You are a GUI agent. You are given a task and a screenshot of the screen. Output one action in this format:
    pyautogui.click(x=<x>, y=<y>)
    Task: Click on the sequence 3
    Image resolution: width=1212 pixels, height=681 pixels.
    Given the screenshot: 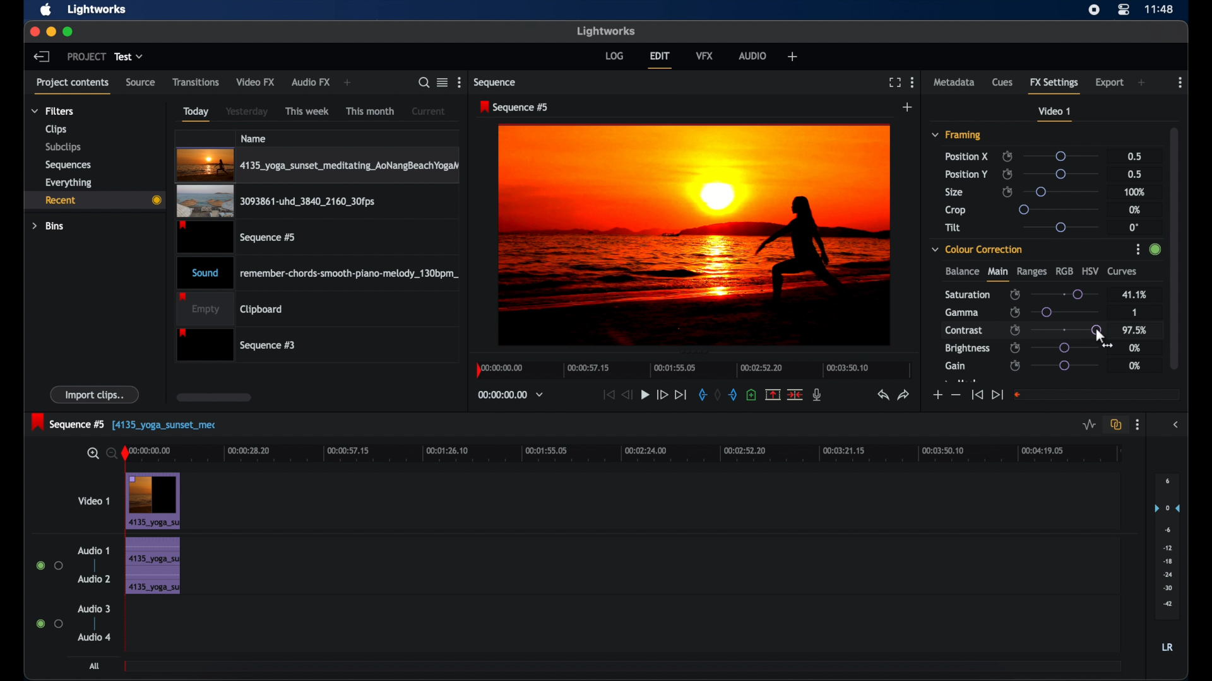 What is the action you would take?
    pyautogui.click(x=236, y=344)
    